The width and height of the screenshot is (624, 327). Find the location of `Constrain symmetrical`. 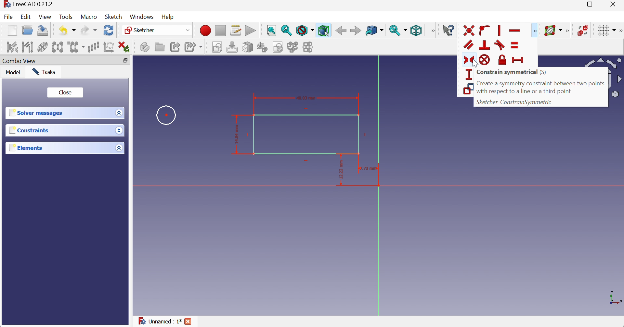

Constrain symmetrical is located at coordinates (512, 72).